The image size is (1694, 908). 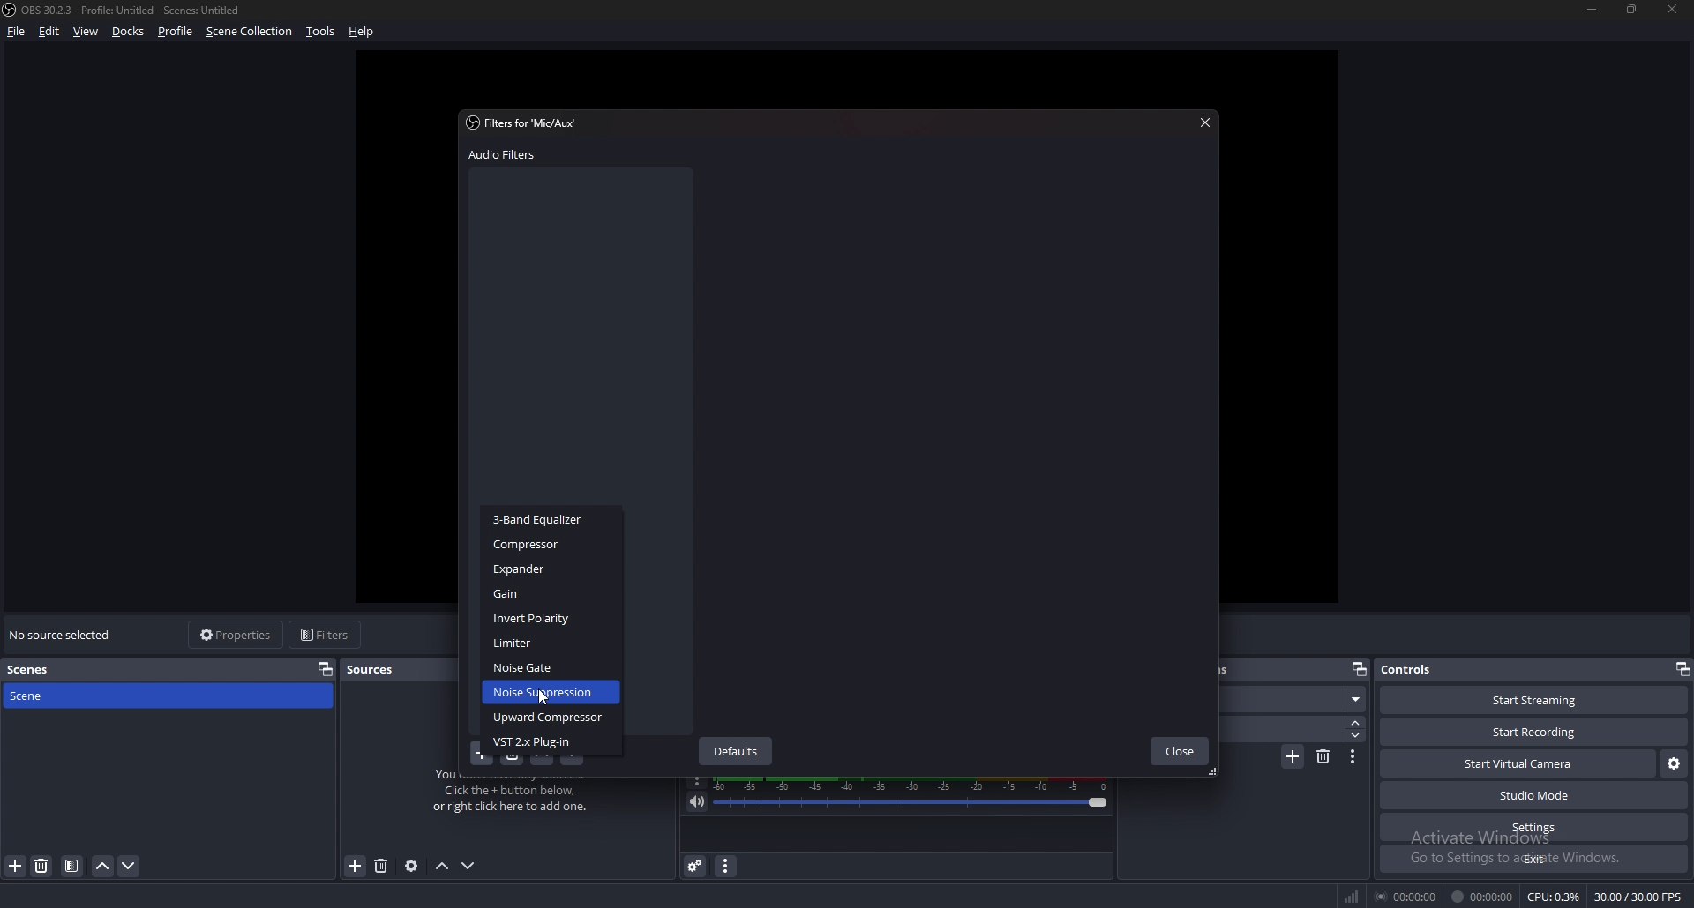 I want to click on scene collection, so click(x=251, y=31).